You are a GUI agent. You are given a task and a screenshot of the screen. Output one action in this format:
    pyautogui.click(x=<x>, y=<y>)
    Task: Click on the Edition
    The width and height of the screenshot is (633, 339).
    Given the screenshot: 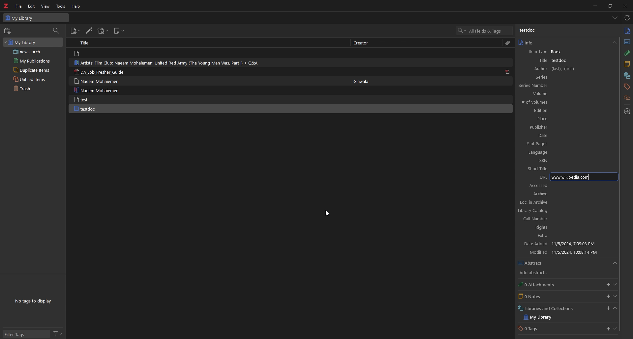 What is the action you would take?
    pyautogui.click(x=555, y=111)
    